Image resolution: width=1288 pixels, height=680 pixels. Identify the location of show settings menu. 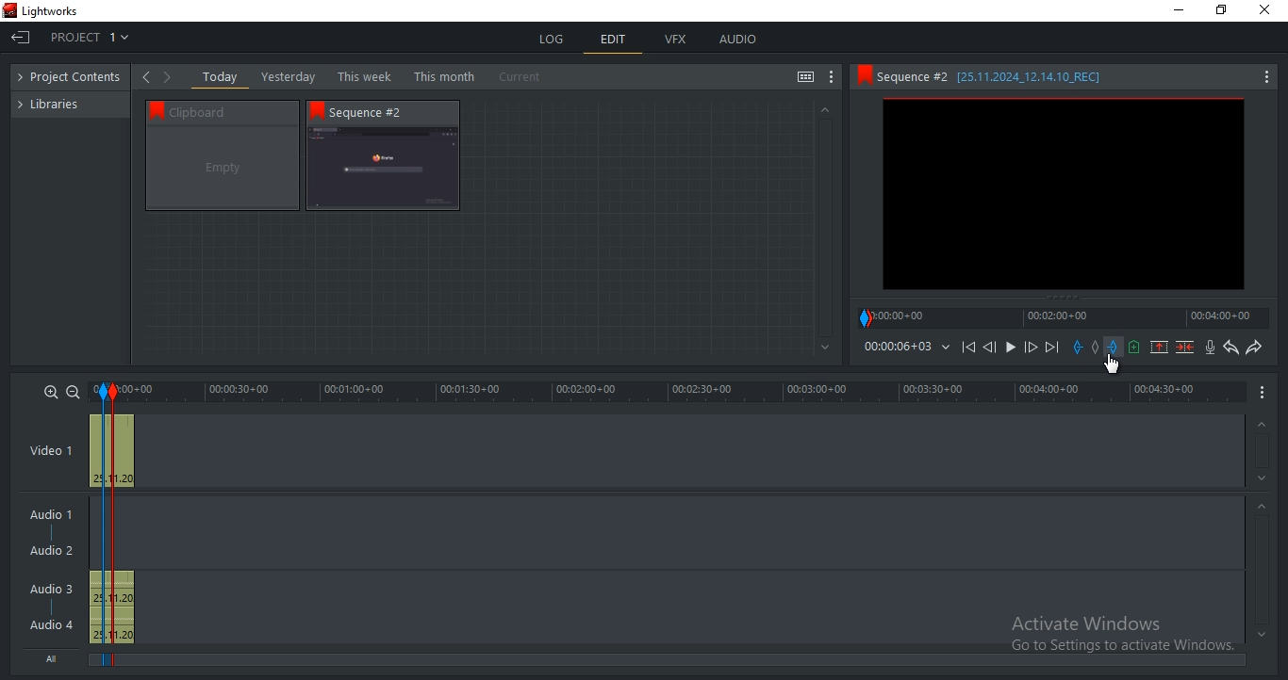
(832, 77).